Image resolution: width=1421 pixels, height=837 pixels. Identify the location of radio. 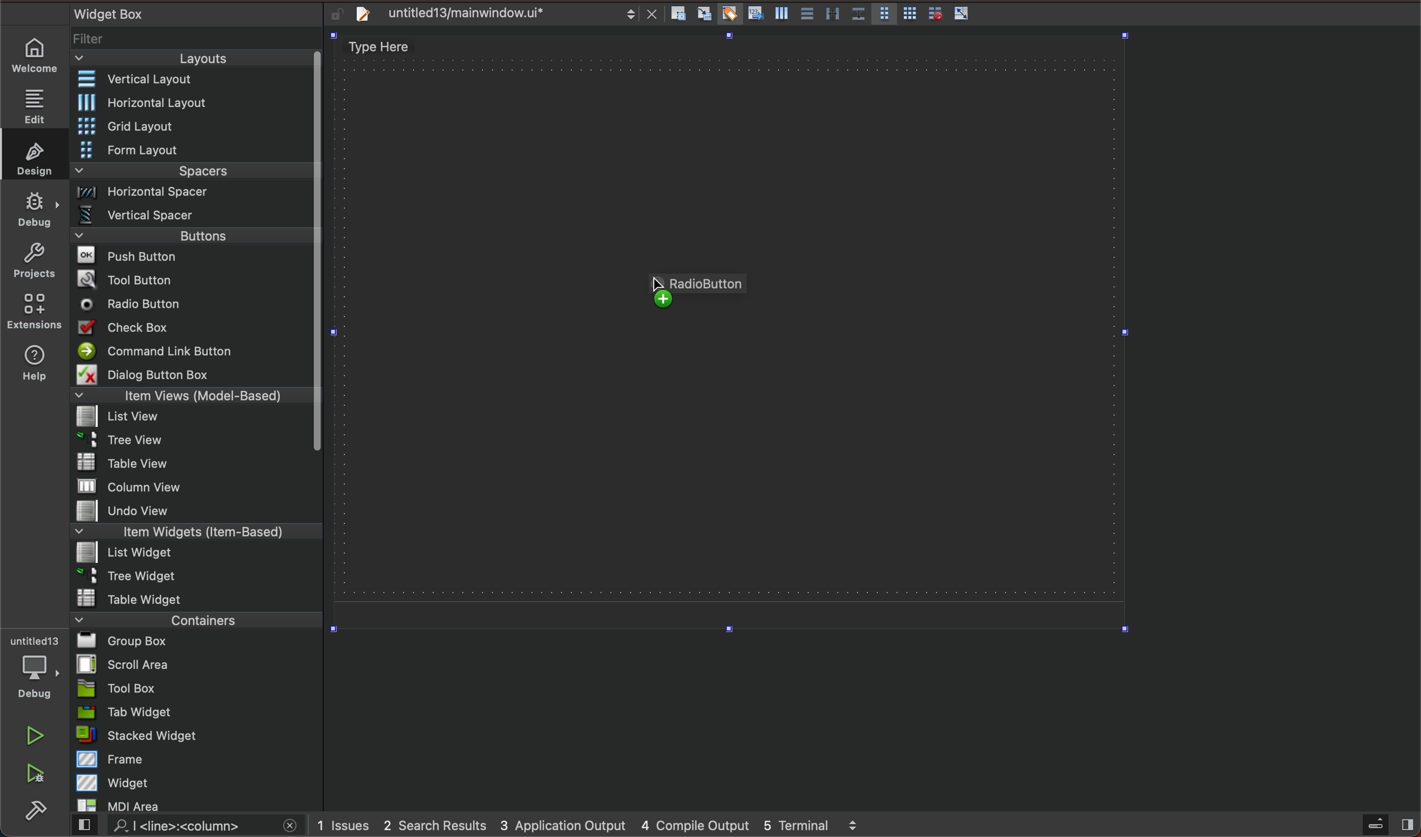
(191, 305).